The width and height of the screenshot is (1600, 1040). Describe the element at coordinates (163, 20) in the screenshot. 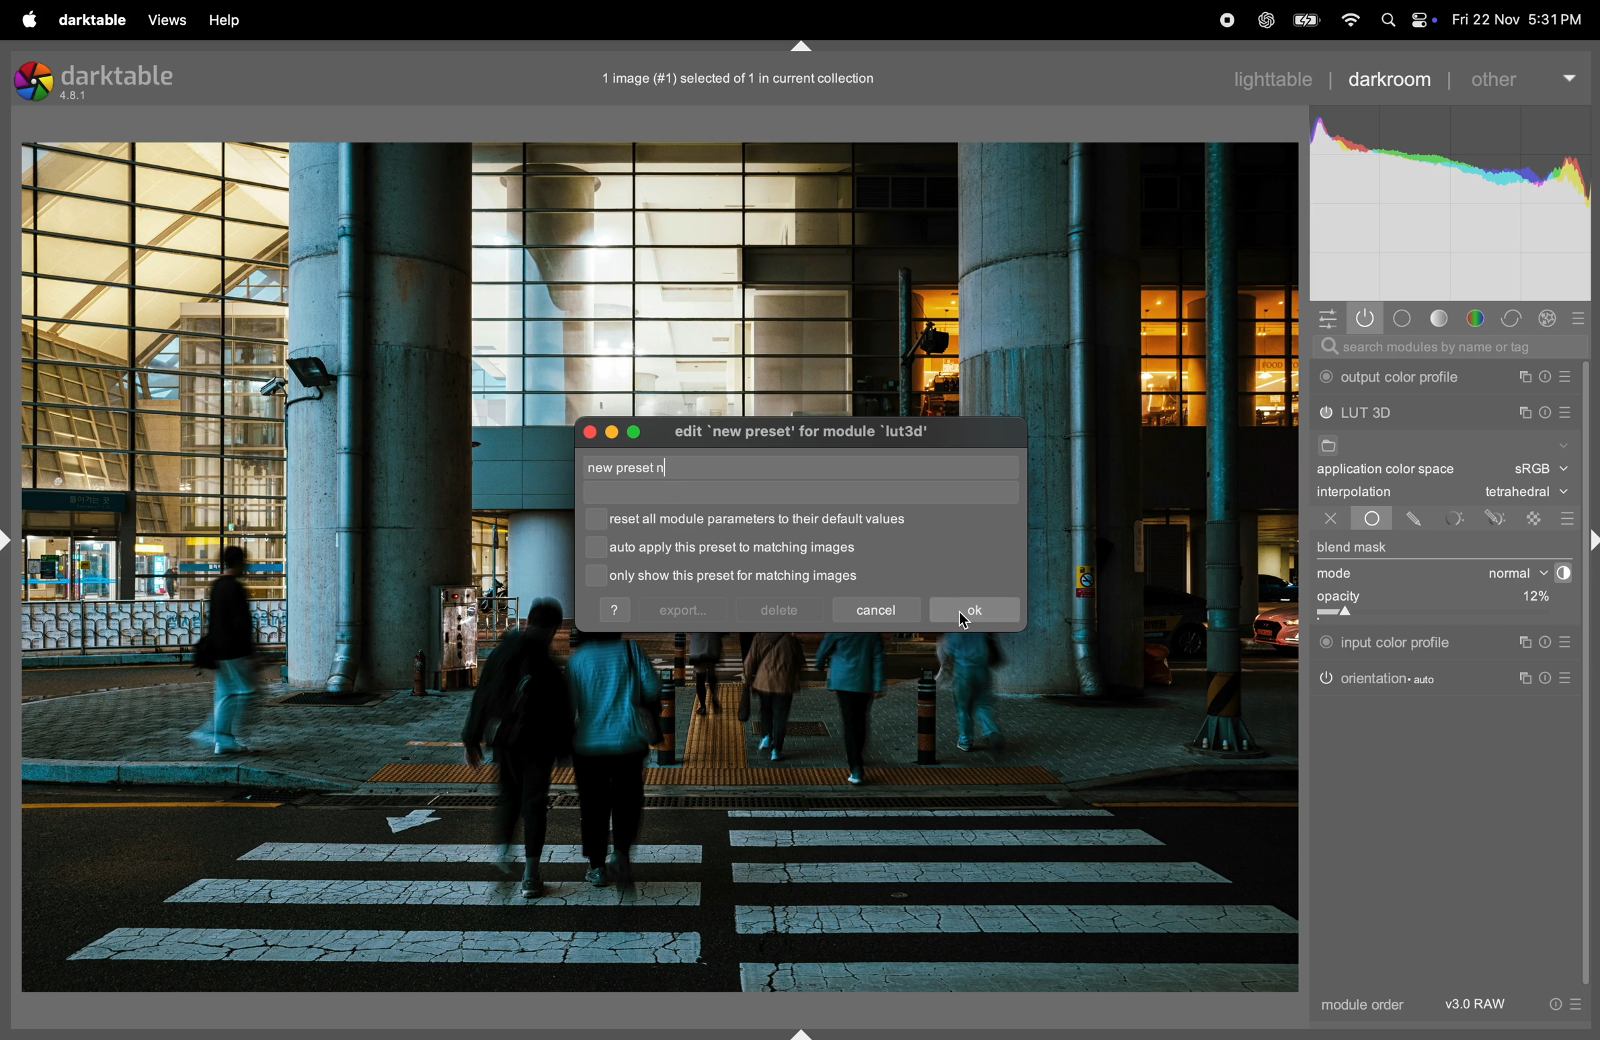

I see `views` at that location.